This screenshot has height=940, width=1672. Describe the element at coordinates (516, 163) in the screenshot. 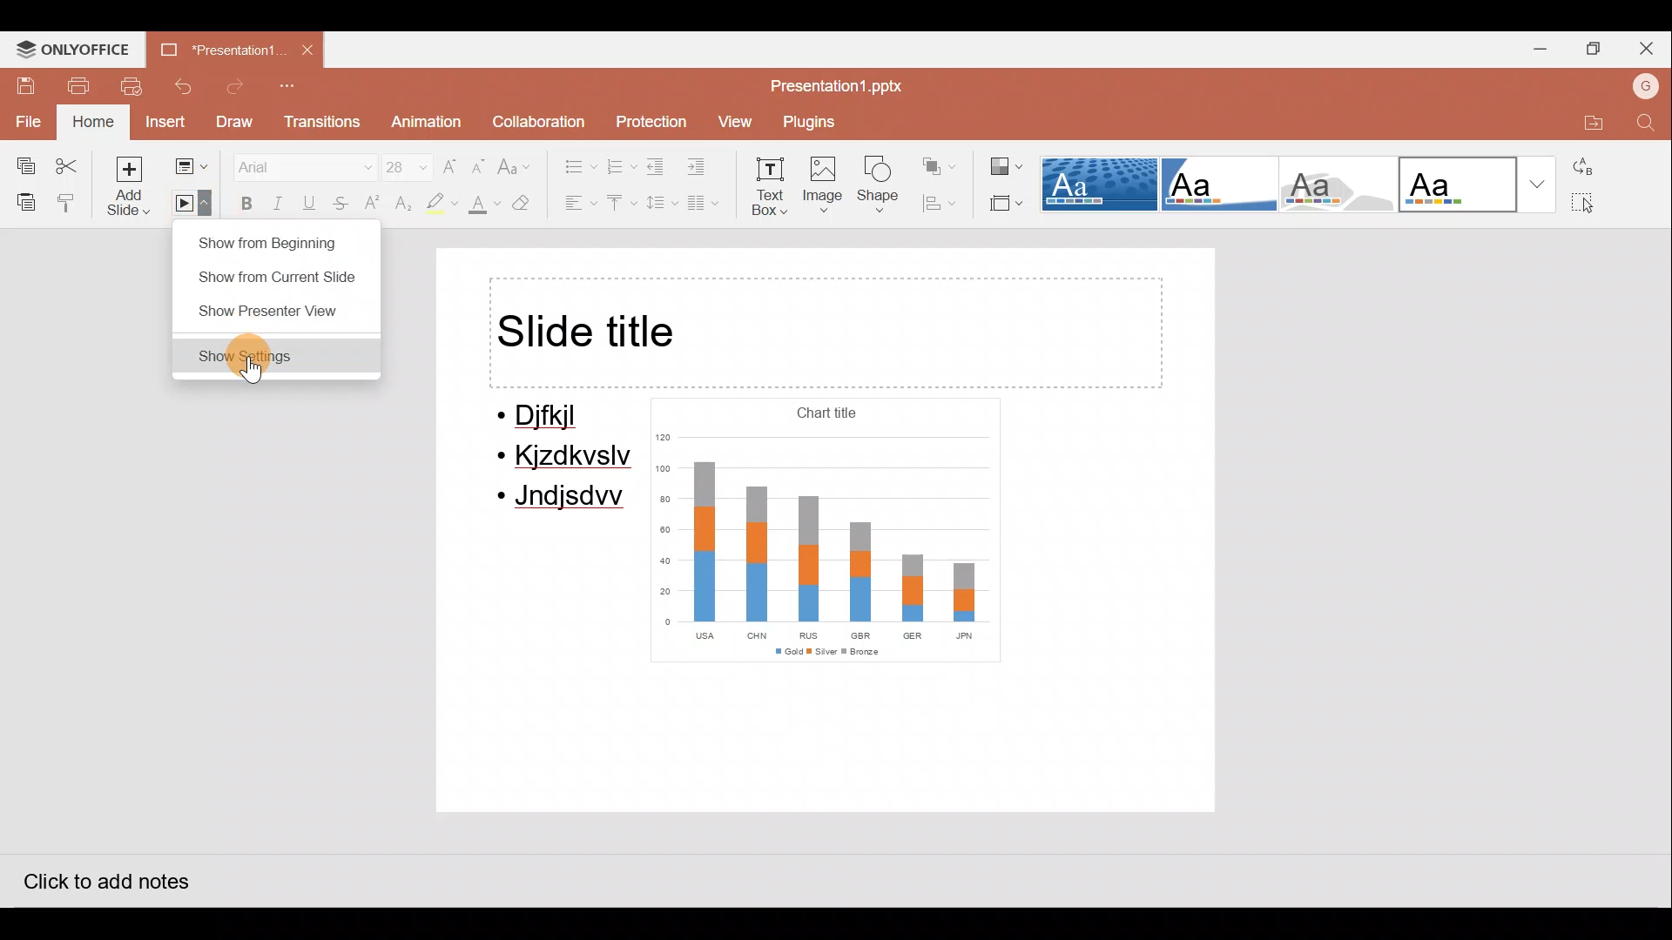

I see `Change case` at that location.